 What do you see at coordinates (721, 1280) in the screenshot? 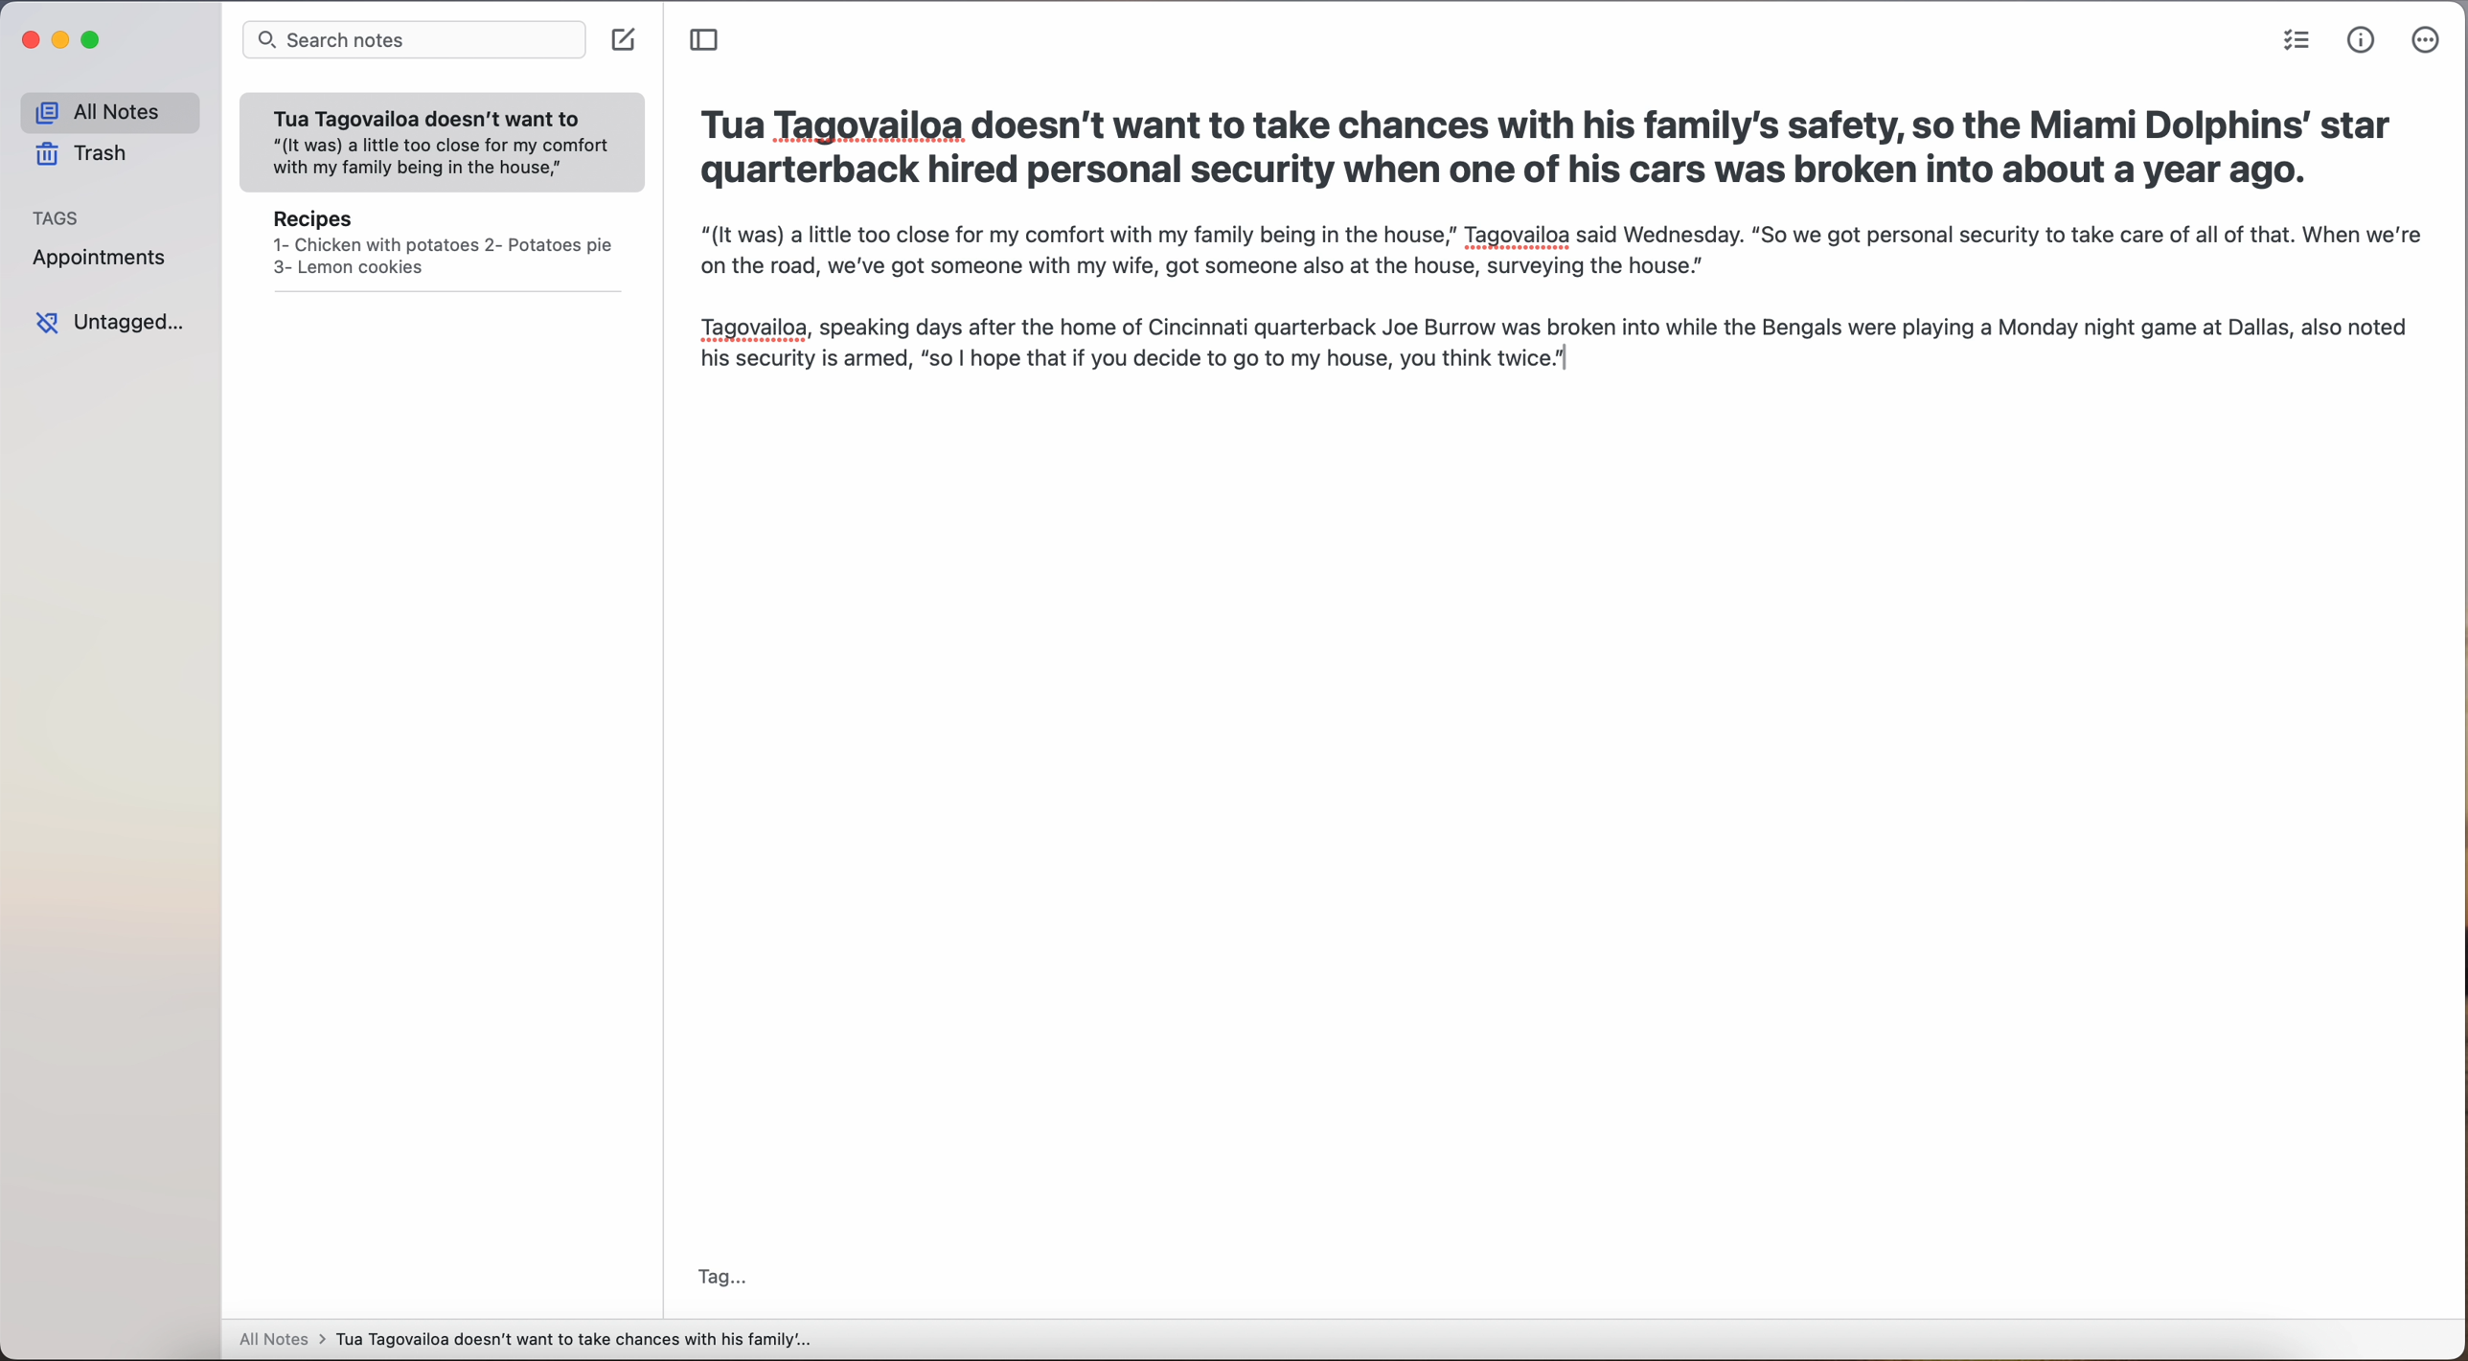
I see `tag` at bounding box center [721, 1280].